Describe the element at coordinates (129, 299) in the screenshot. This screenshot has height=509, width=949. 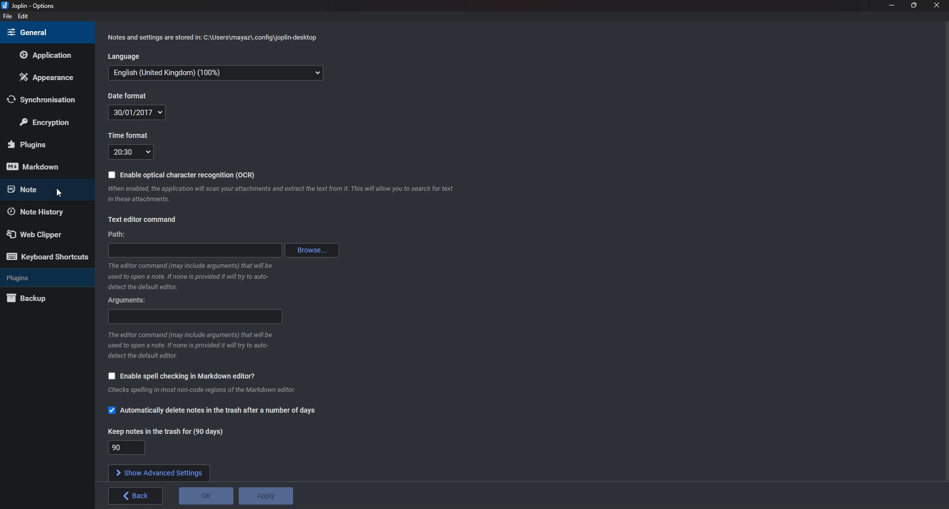
I see `Arguments` at that location.